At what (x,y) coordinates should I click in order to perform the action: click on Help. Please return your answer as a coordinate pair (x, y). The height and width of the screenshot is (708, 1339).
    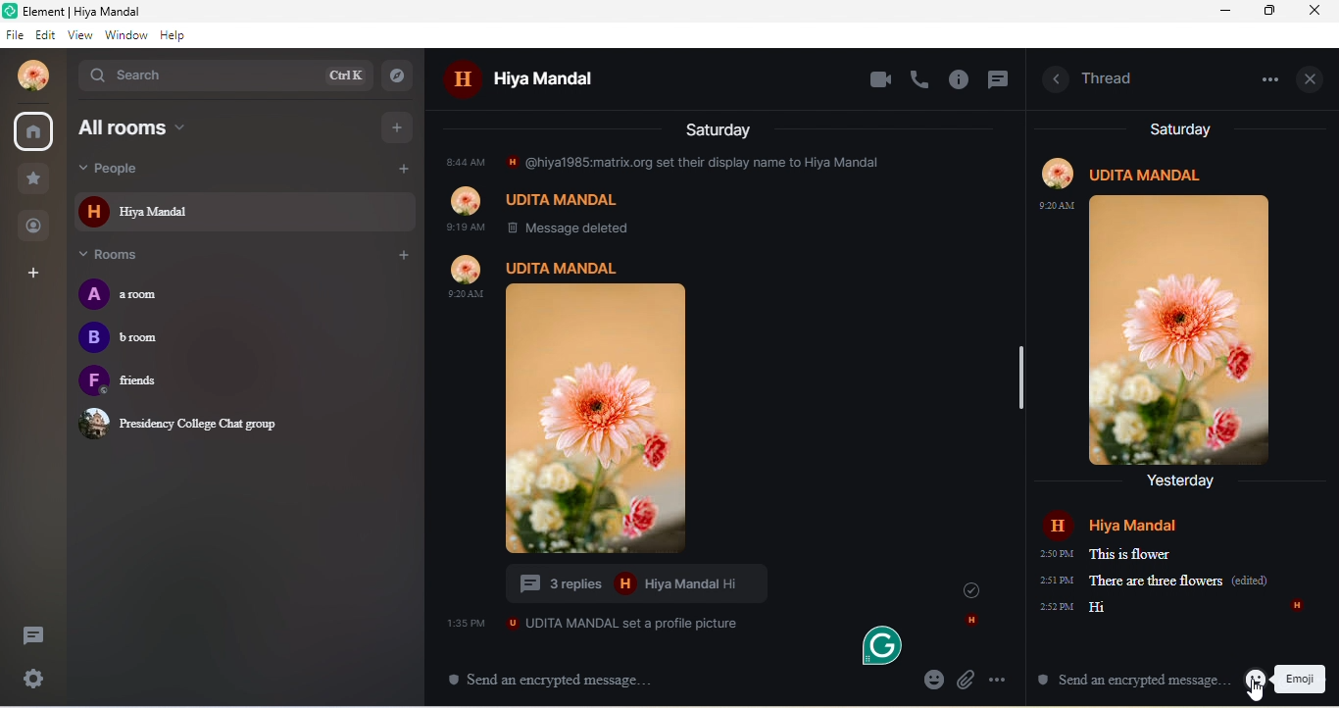
    Looking at the image, I should click on (174, 35).